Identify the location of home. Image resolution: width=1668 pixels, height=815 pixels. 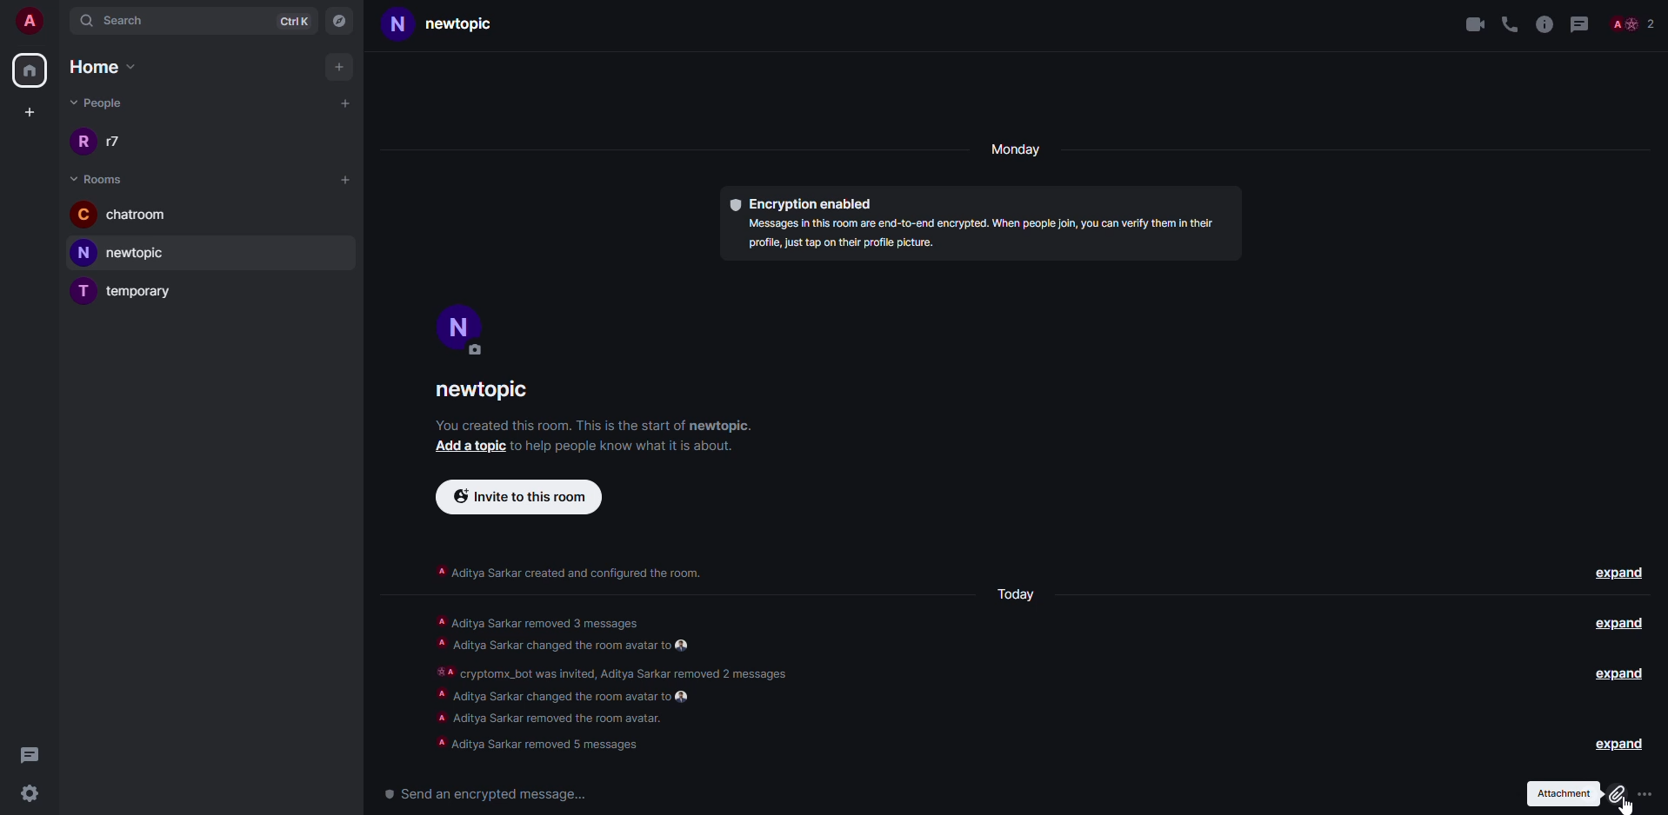
(31, 70).